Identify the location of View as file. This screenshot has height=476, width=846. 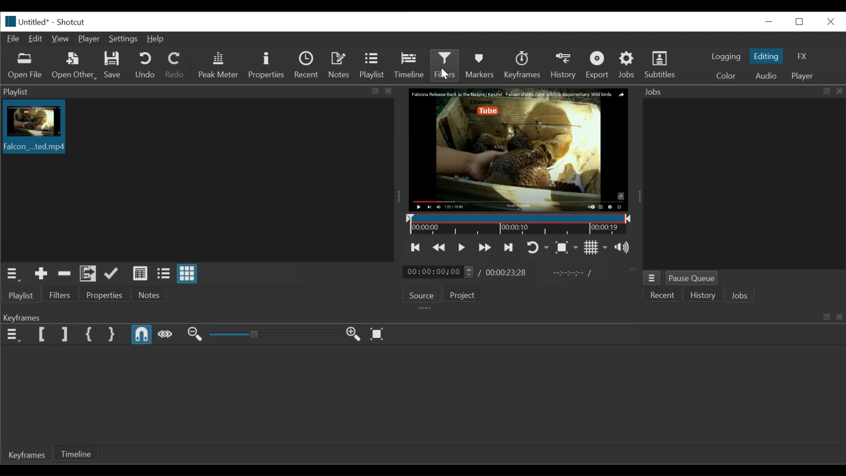
(164, 273).